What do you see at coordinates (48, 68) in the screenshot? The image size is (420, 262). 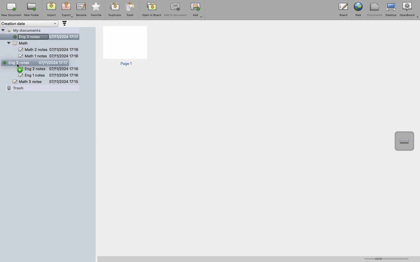 I see `Eng 2 notes` at bounding box center [48, 68].